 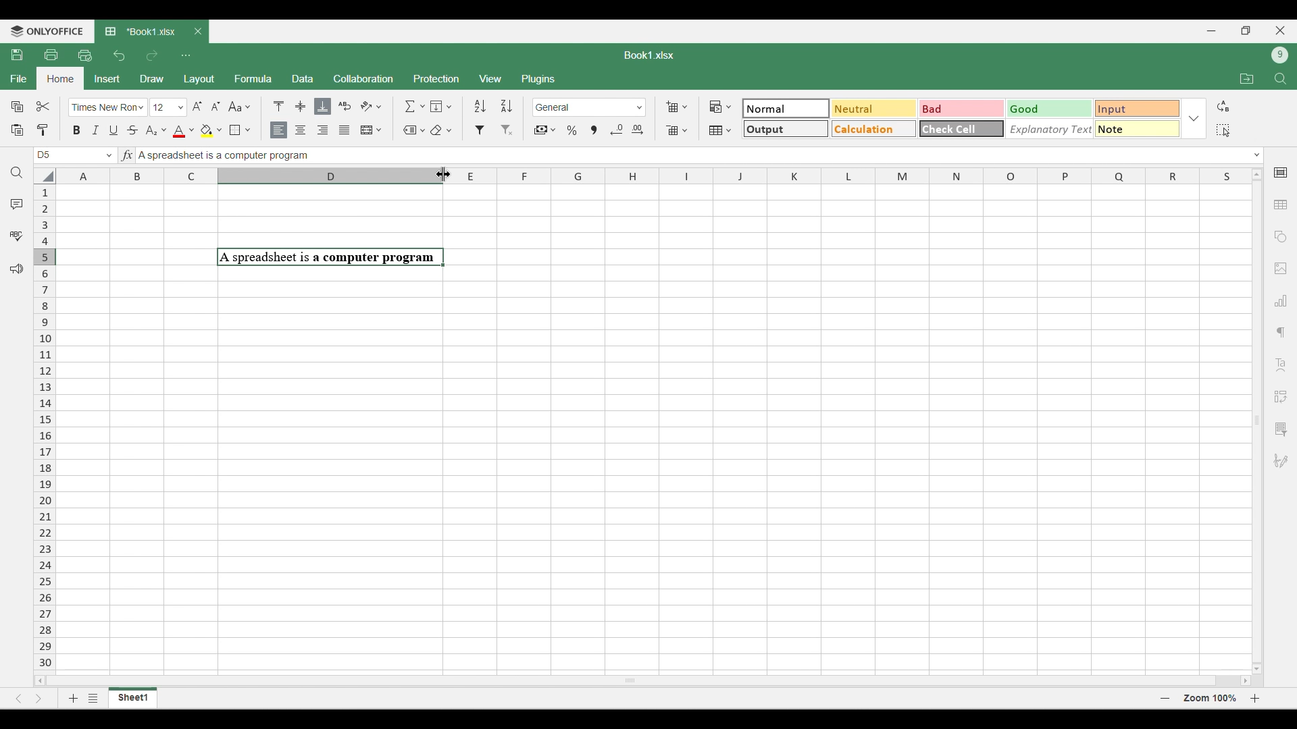 I want to click on Add sheets, so click(x=74, y=698).